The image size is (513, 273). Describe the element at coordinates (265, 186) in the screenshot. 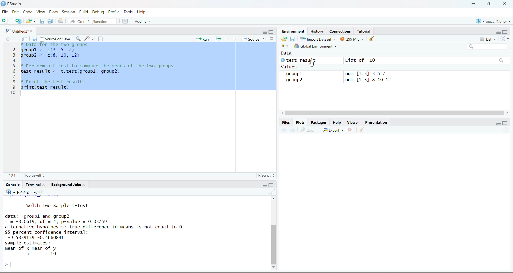

I see `minimize` at that location.